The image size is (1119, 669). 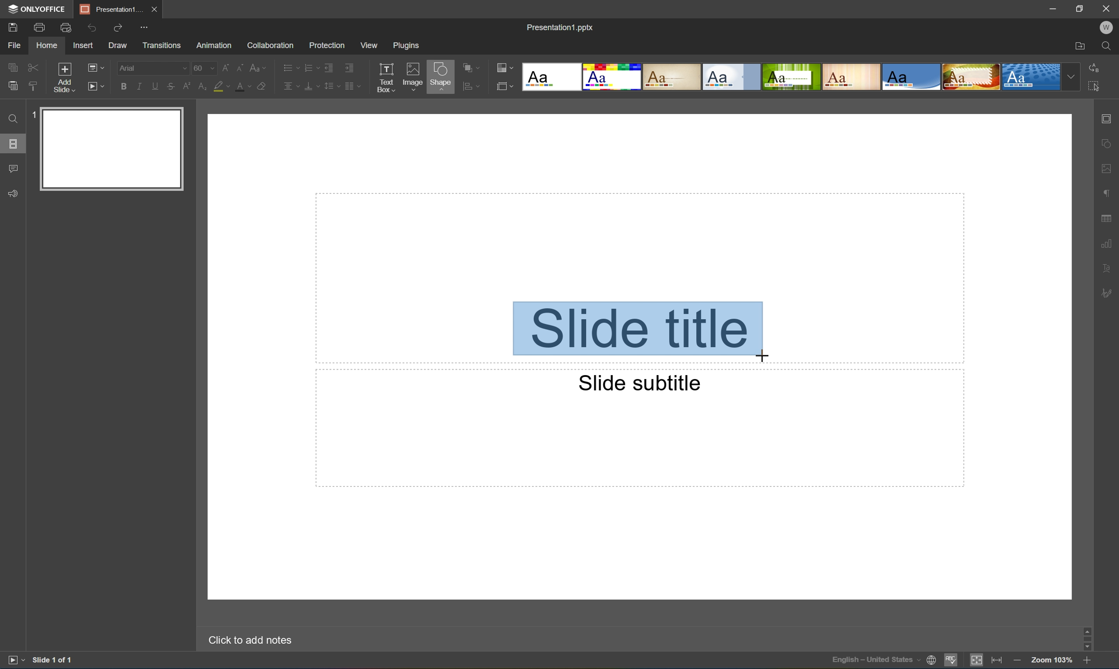 What do you see at coordinates (1109, 119) in the screenshot?
I see `slide settings` at bounding box center [1109, 119].